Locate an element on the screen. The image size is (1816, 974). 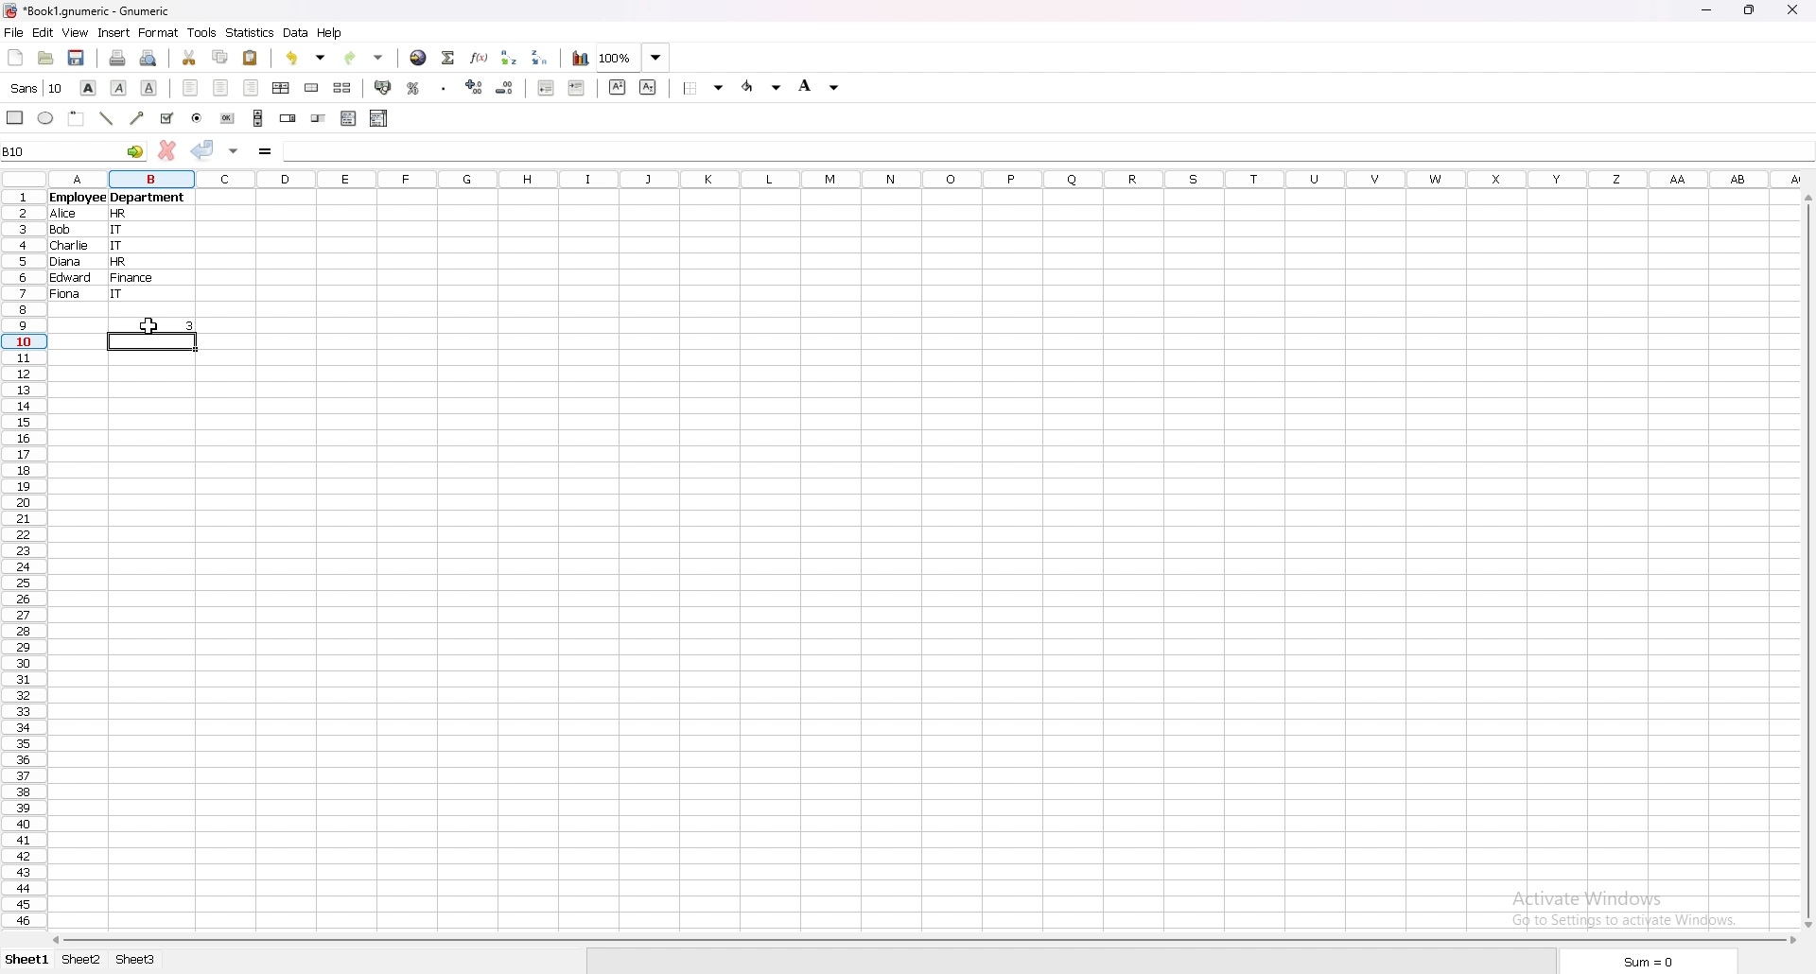
open is located at coordinates (44, 58).